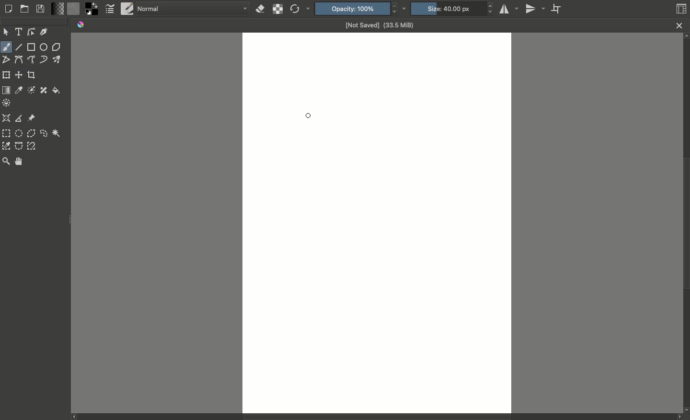 The width and height of the screenshot is (690, 420). Describe the element at coordinates (18, 118) in the screenshot. I see `Measure the distance between two points` at that location.